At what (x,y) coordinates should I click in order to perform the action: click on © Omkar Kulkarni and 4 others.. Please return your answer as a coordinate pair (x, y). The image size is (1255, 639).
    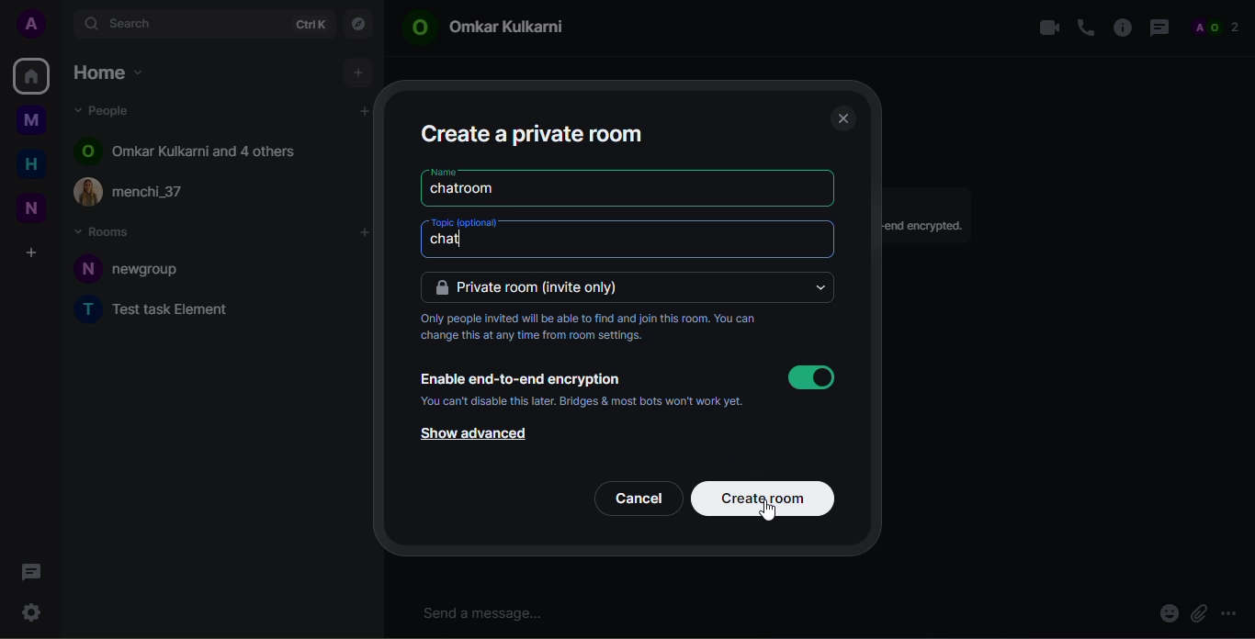
    Looking at the image, I should click on (199, 151).